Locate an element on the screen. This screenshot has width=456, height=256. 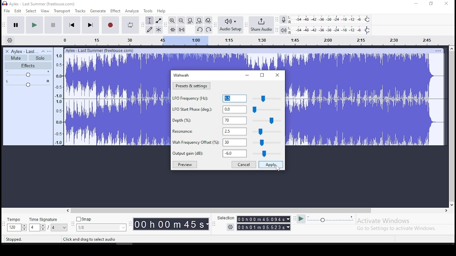
select is located at coordinates (31, 11).